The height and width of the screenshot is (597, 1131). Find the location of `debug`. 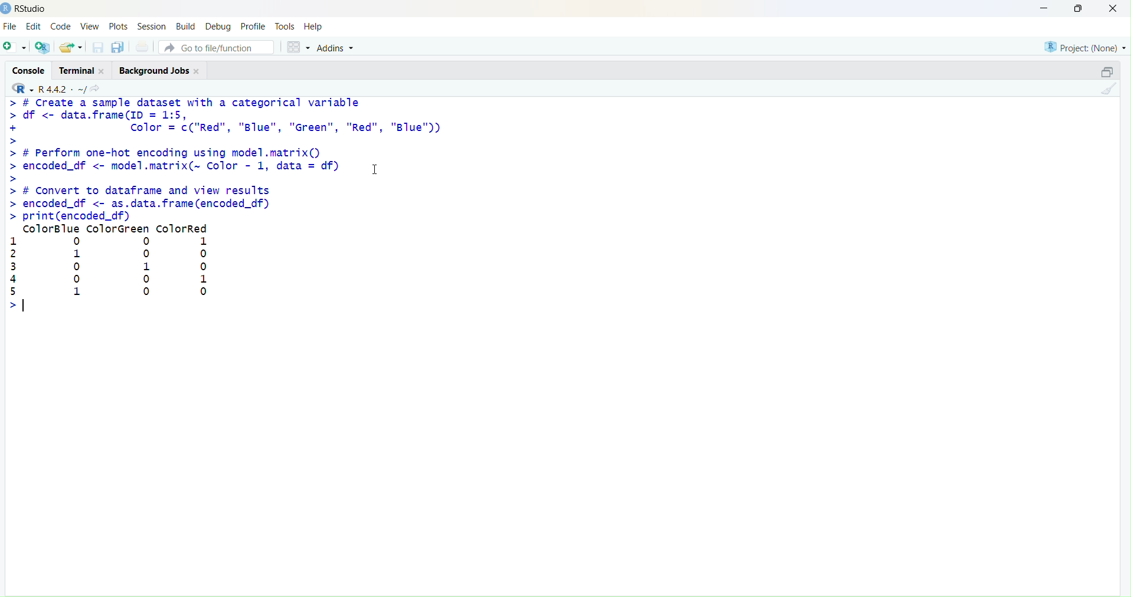

debug is located at coordinates (218, 28).